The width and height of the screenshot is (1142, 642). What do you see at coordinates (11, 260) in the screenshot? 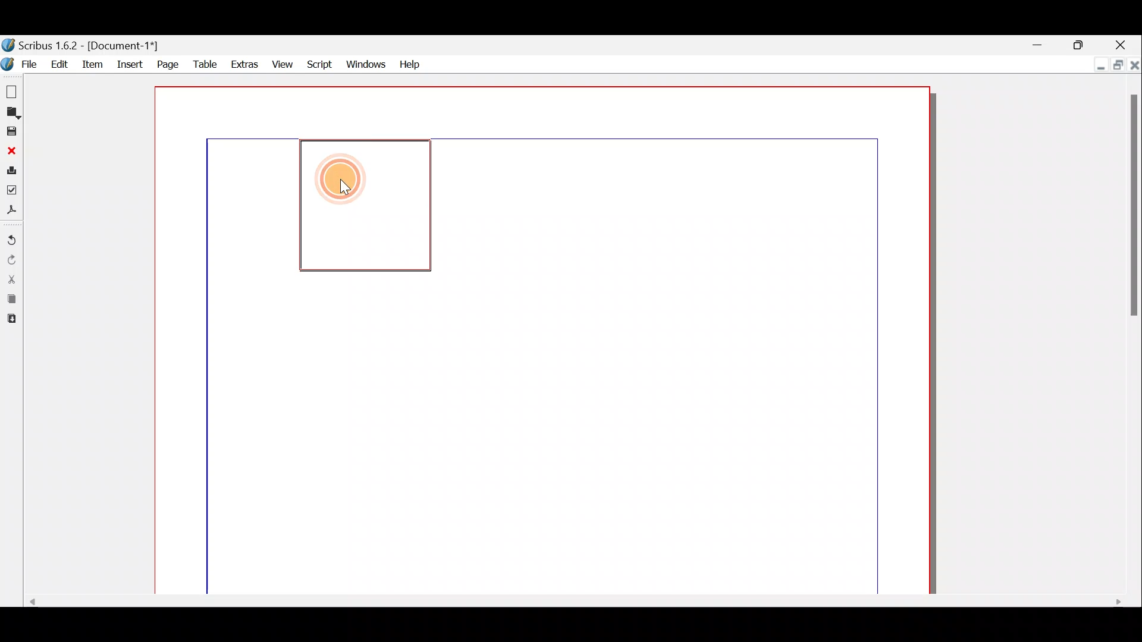
I see `Redo` at bounding box center [11, 260].